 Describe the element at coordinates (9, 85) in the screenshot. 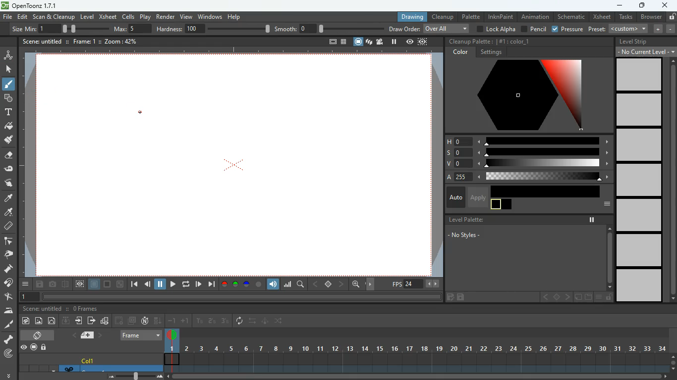

I see `brush` at that location.